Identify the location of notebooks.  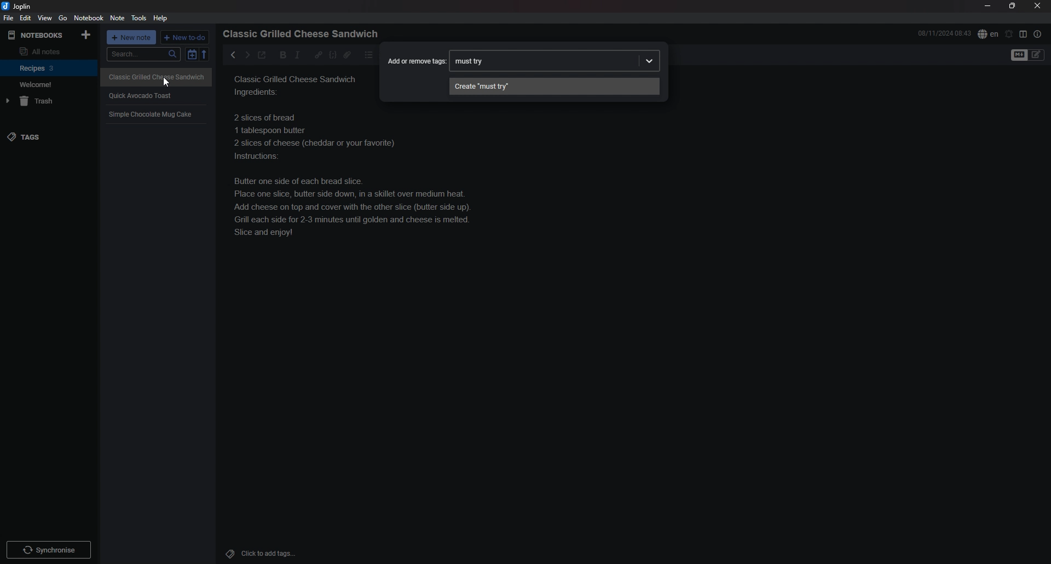
(37, 35).